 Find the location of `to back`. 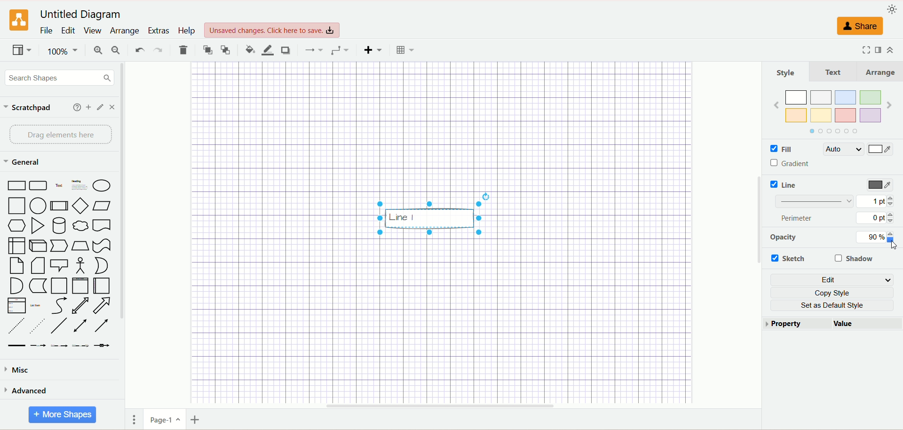

to back is located at coordinates (226, 50).